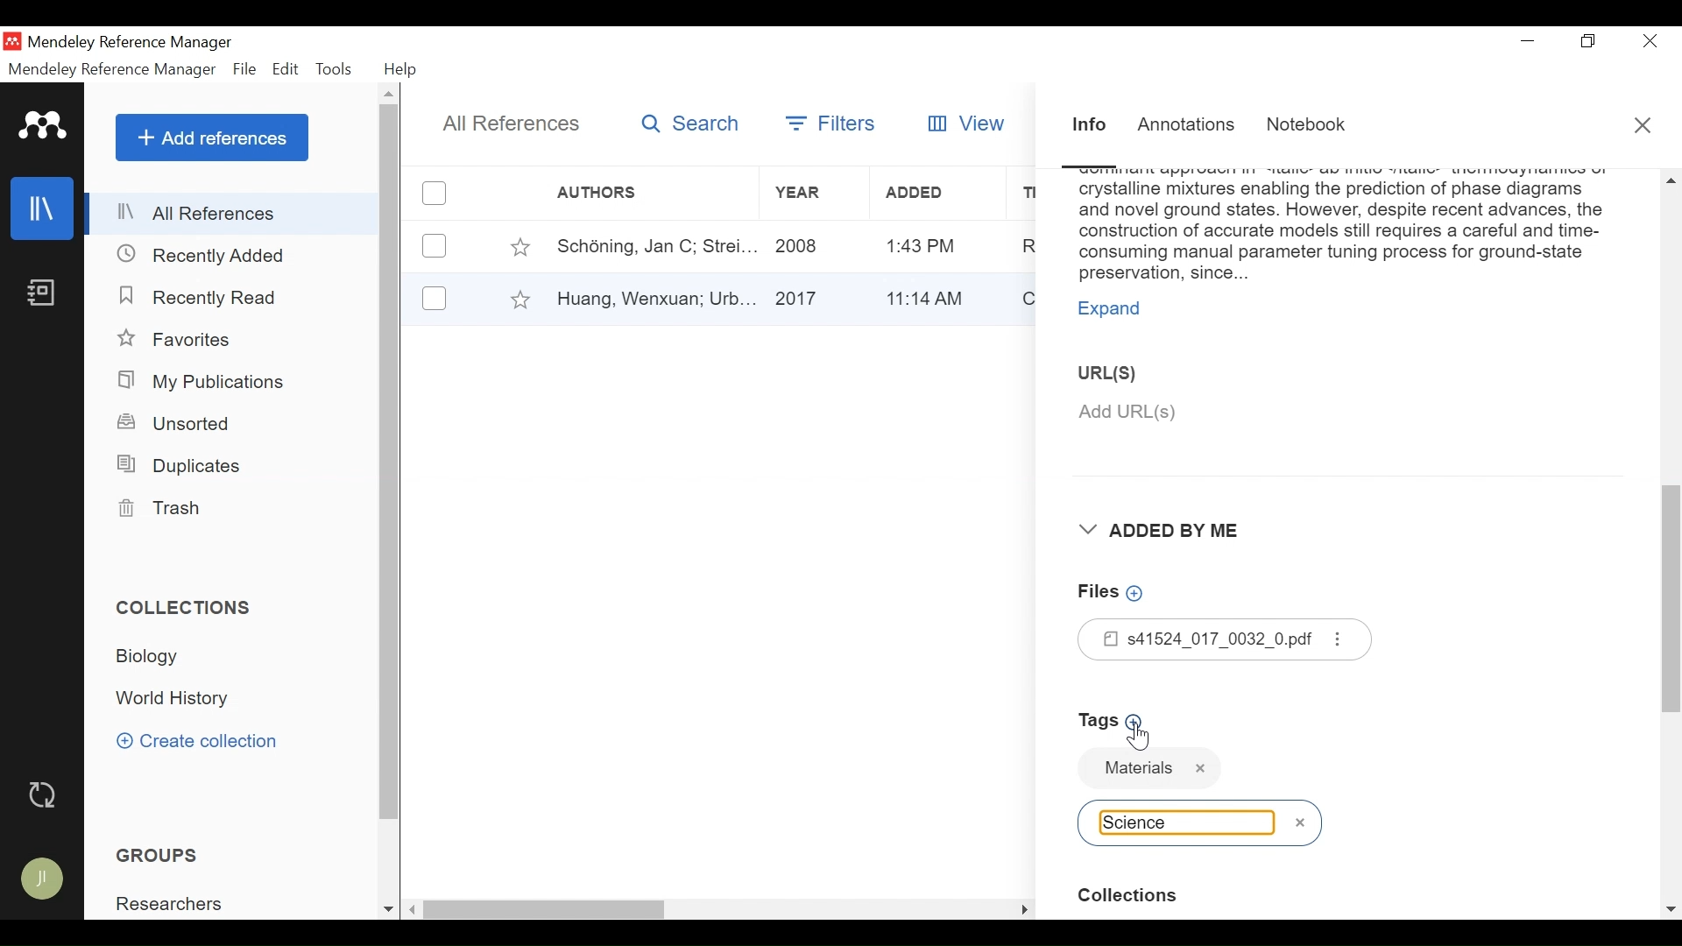 This screenshot has width=1682, height=946. Describe the element at coordinates (134, 42) in the screenshot. I see `Mendeley Reference Manager` at that location.